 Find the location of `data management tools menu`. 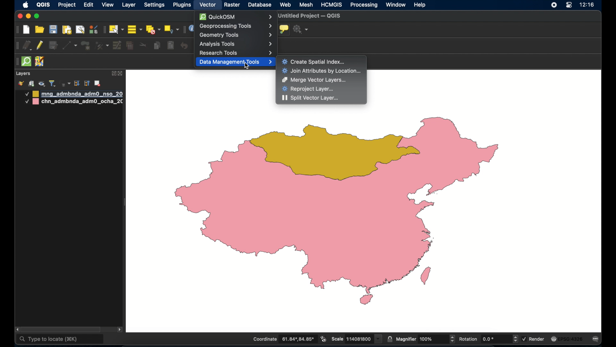

data management tools menu is located at coordinates (235, 63).